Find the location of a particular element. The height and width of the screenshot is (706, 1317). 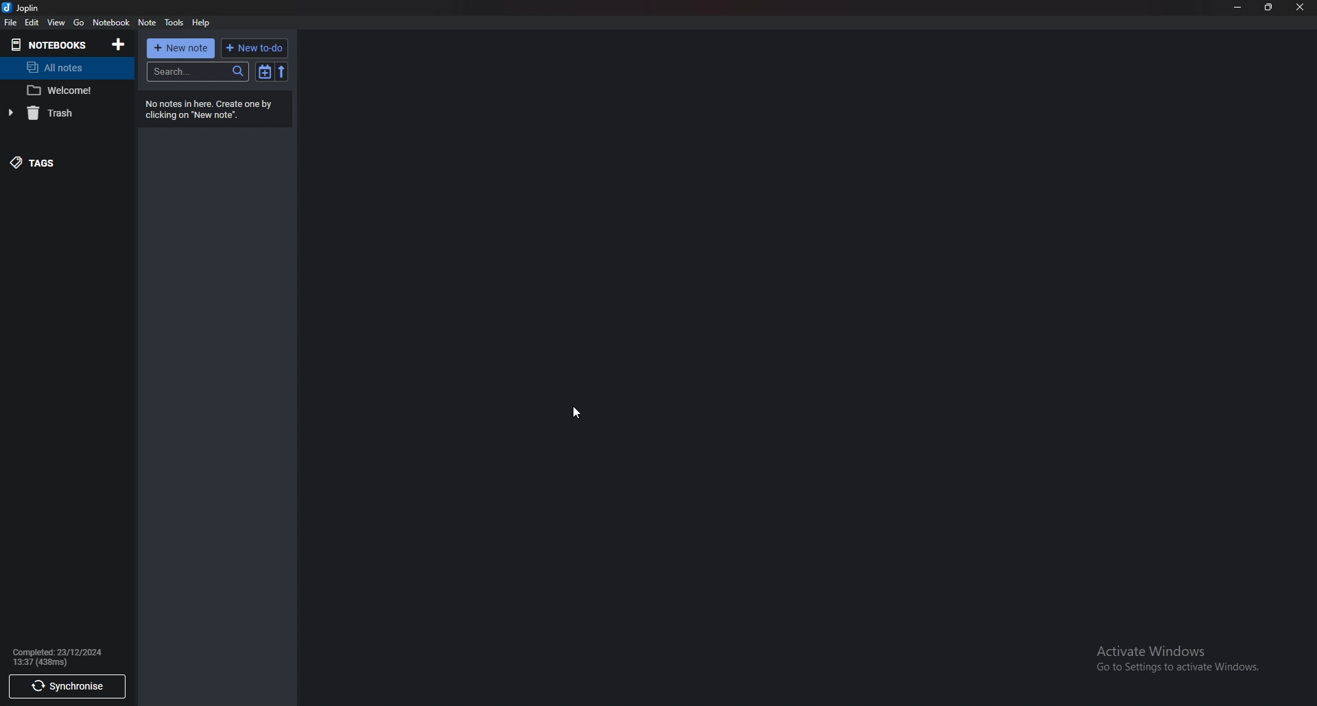

all notes is located at coordinates (69, 68).